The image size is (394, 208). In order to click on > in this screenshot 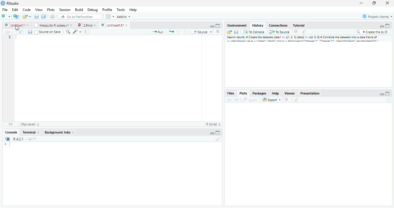, I will do `click(4, 145)`.